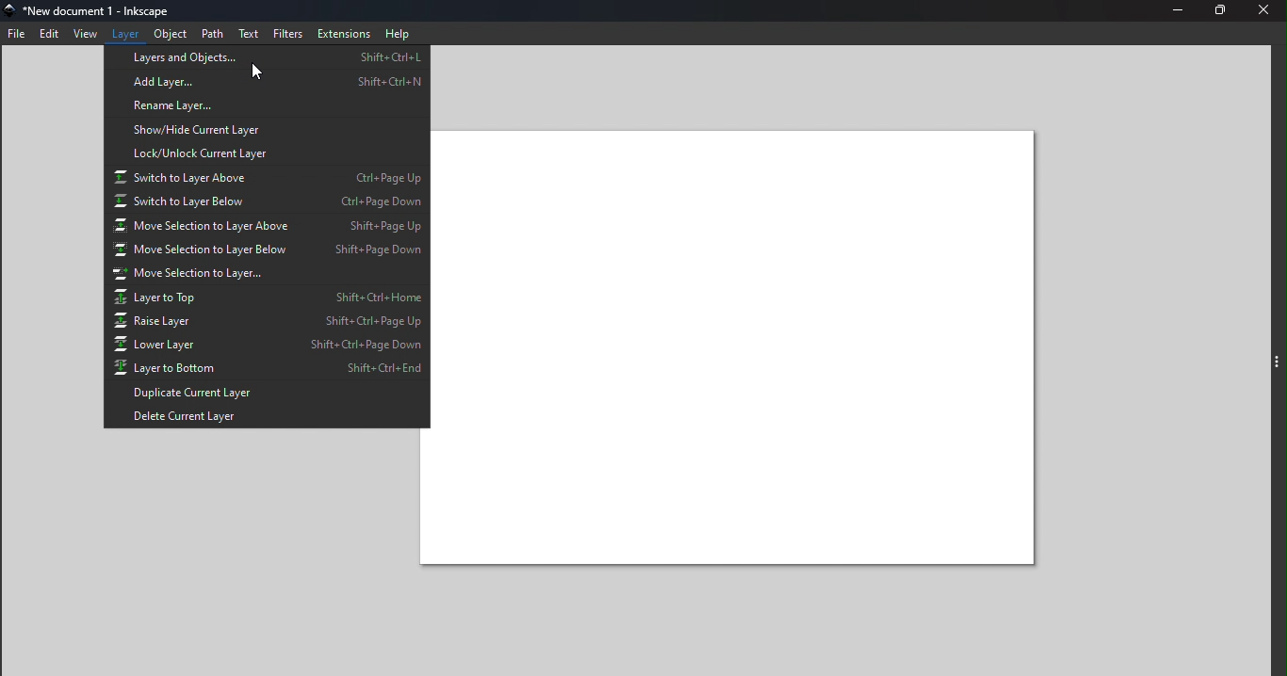  I want to click on Layers and objects, so click(268, 60).